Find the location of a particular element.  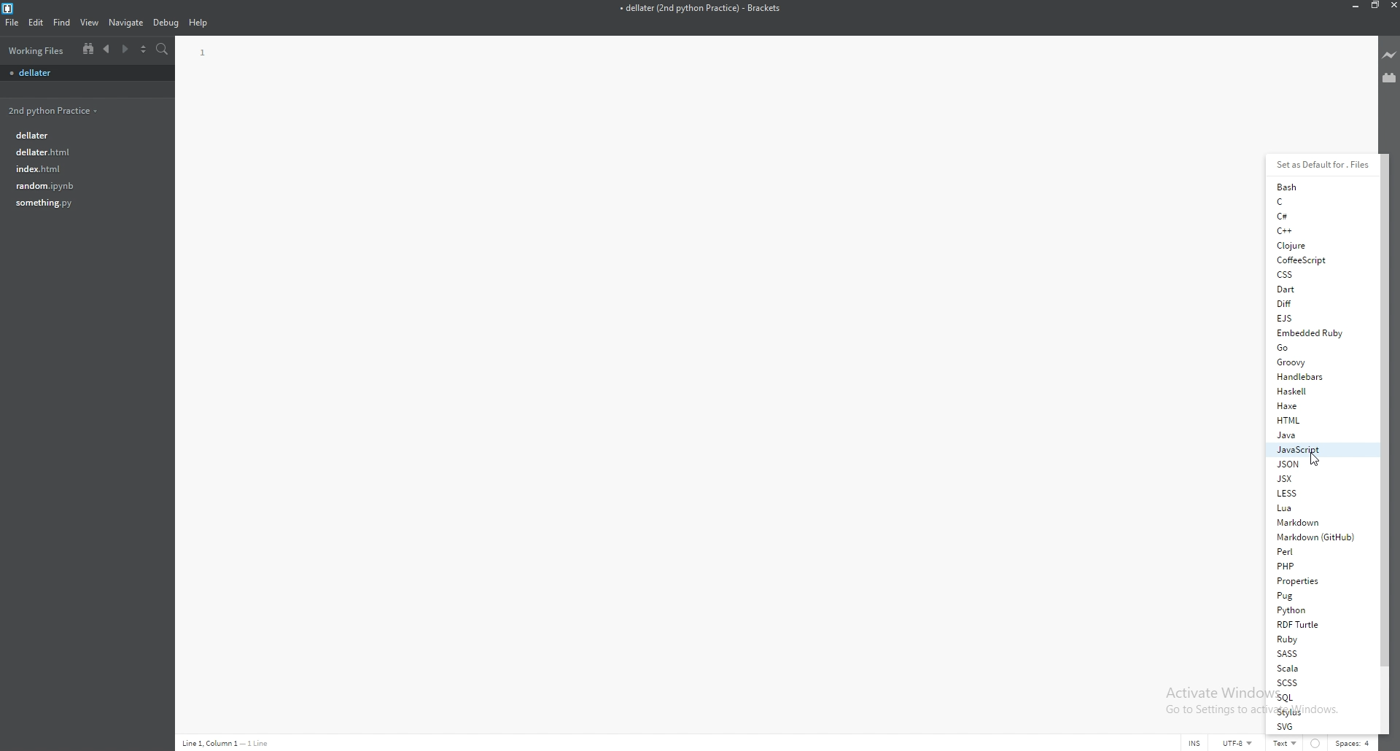

navigate is located at coordinates (126, 23).